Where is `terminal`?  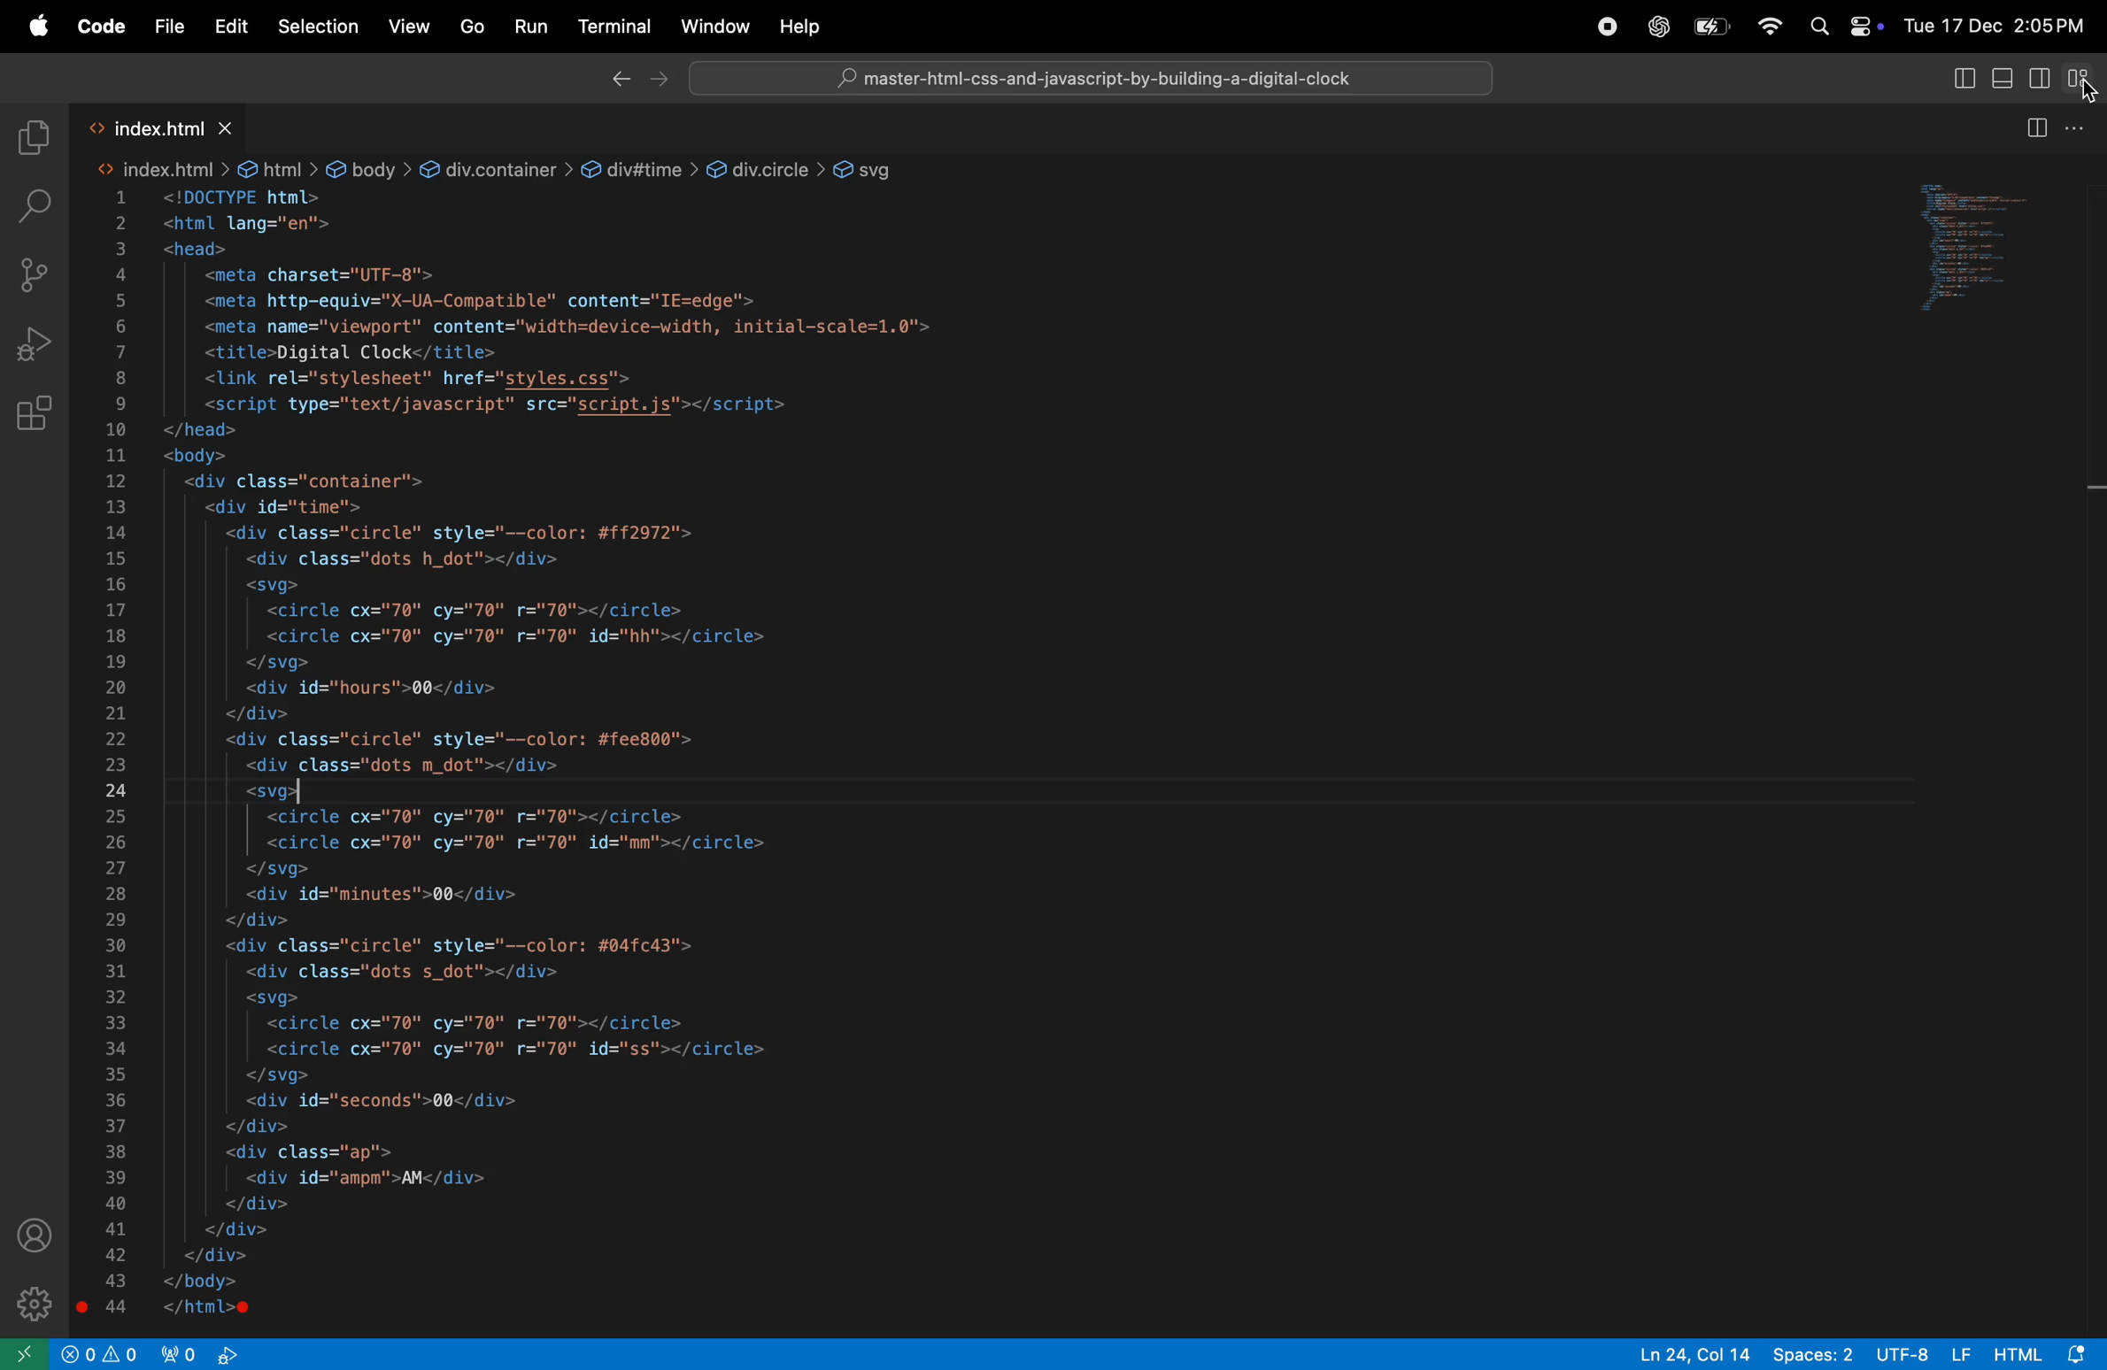 terminal is located at coordinates (618, 25).